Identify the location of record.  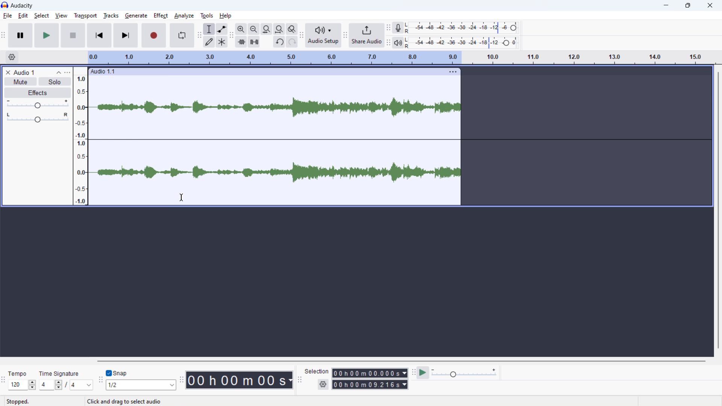
(154, 35).